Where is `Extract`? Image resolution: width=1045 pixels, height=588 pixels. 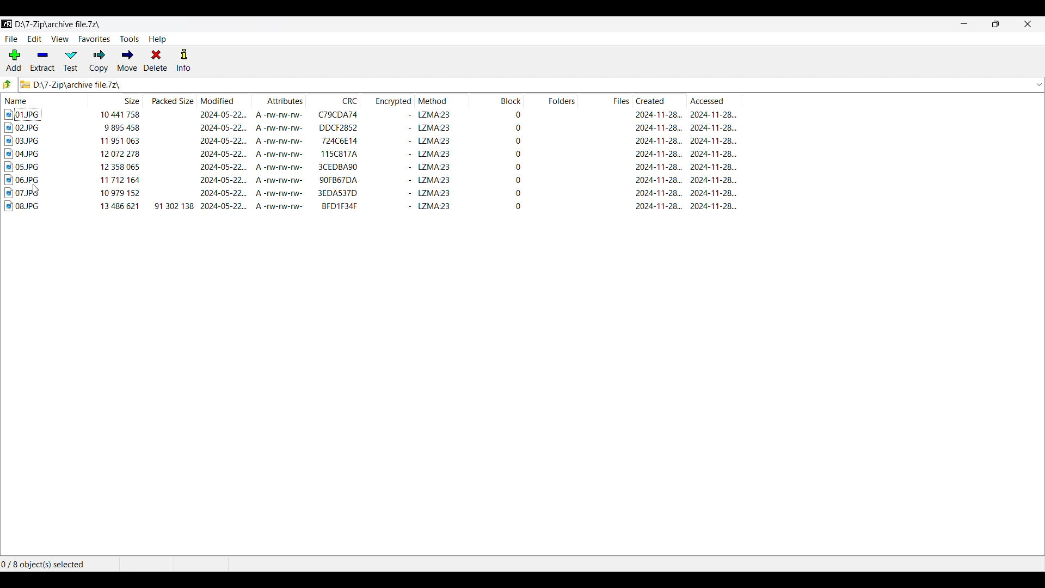
Extract is located at coordinates (43, 61).